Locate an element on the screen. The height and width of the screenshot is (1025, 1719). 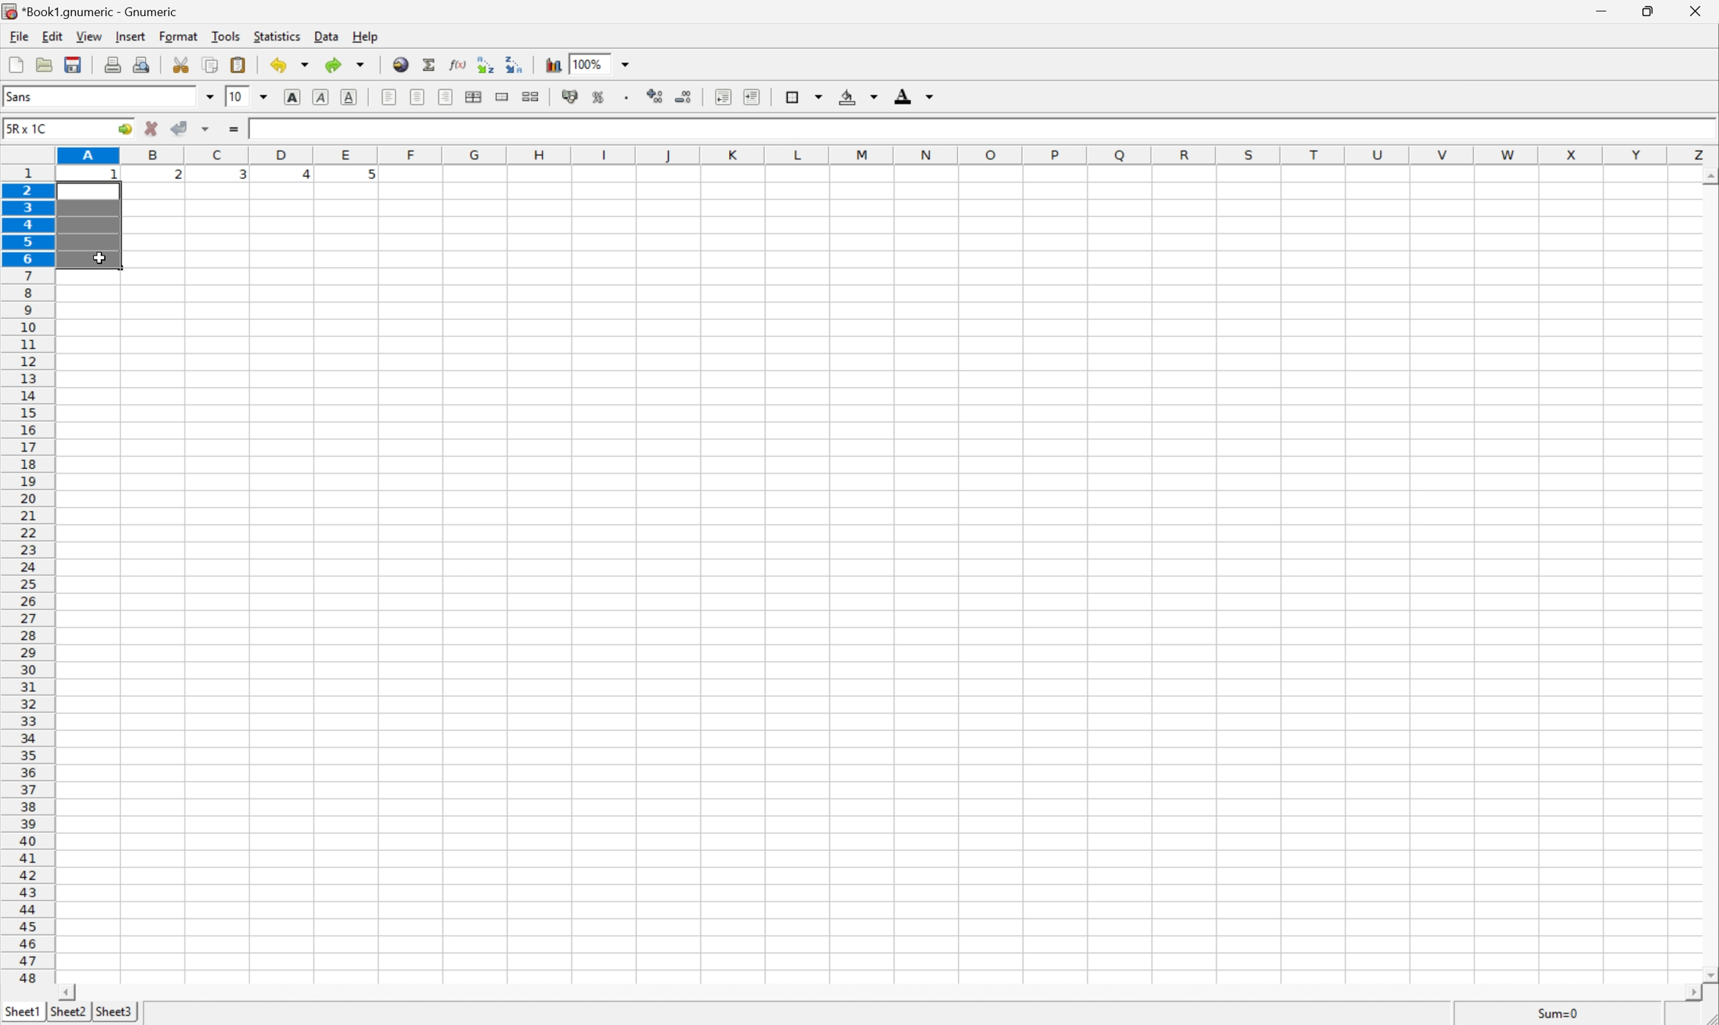
paste is located at coordinates (237, 63).